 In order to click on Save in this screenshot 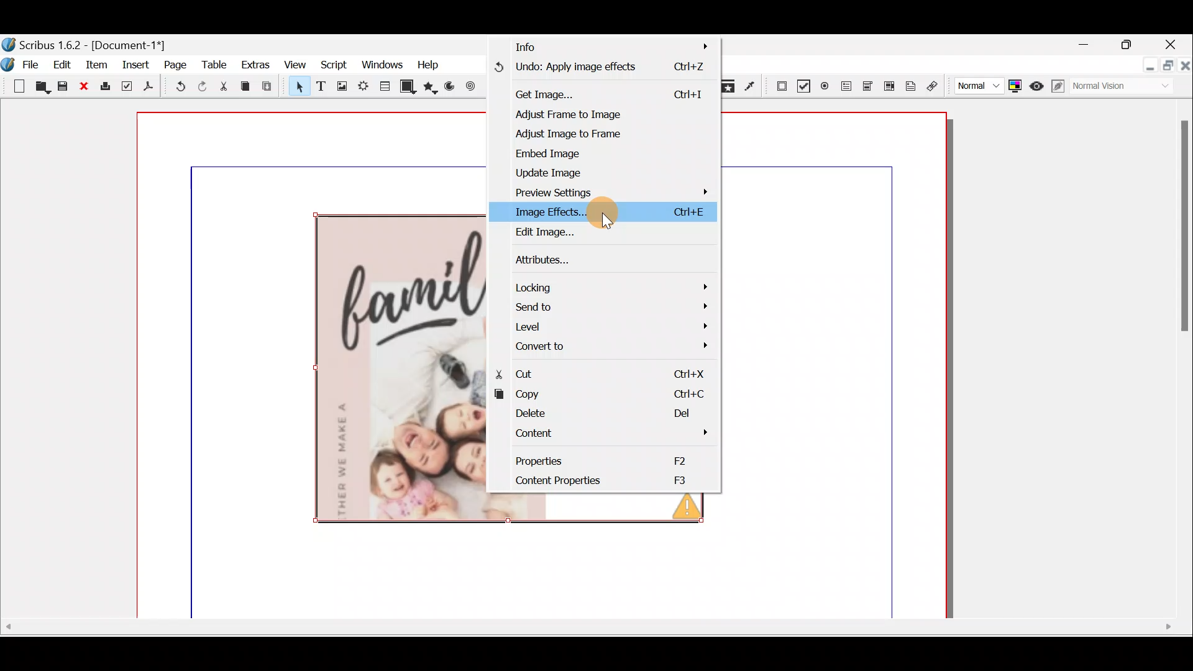, I will do `click(62, 86)`.